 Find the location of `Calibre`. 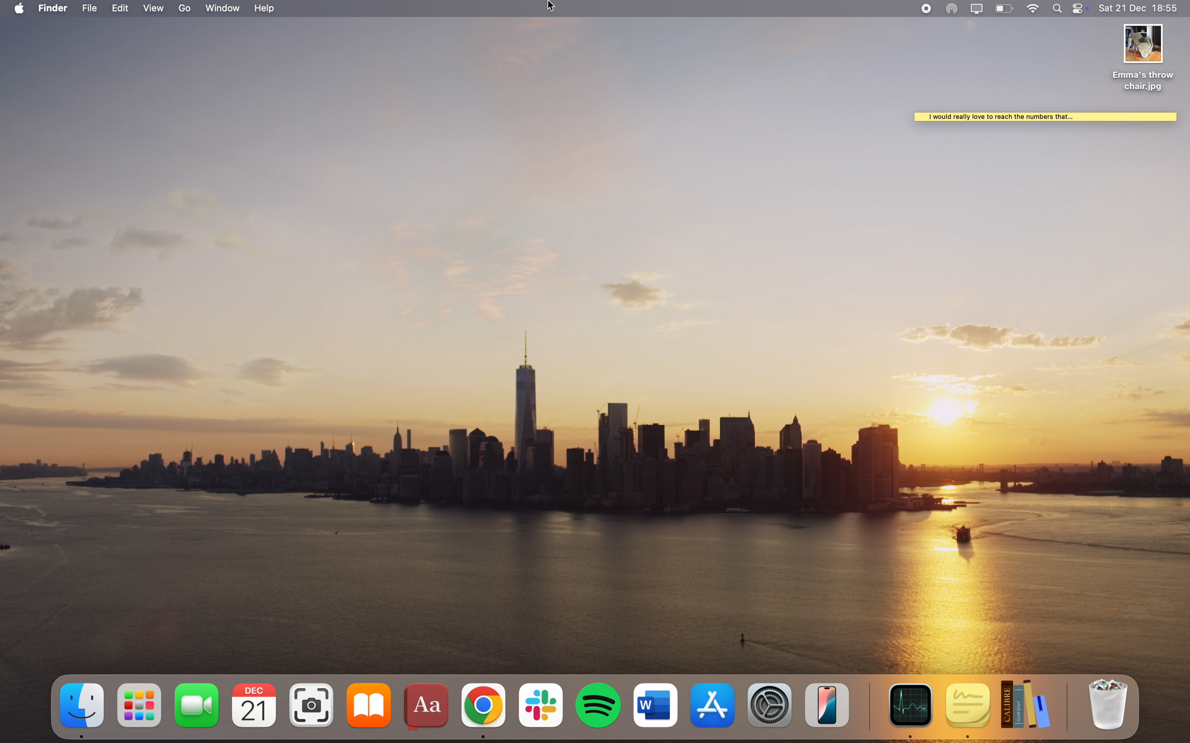

Calibre is located at coordinates (55, 7).